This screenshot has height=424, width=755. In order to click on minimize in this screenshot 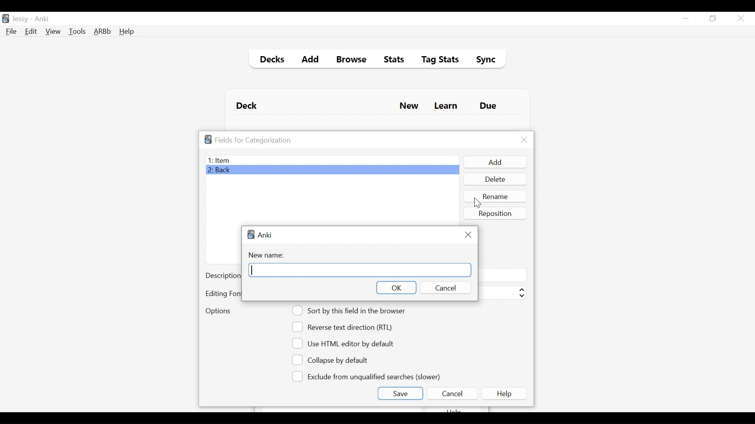, I will do `click(685, 19)`.